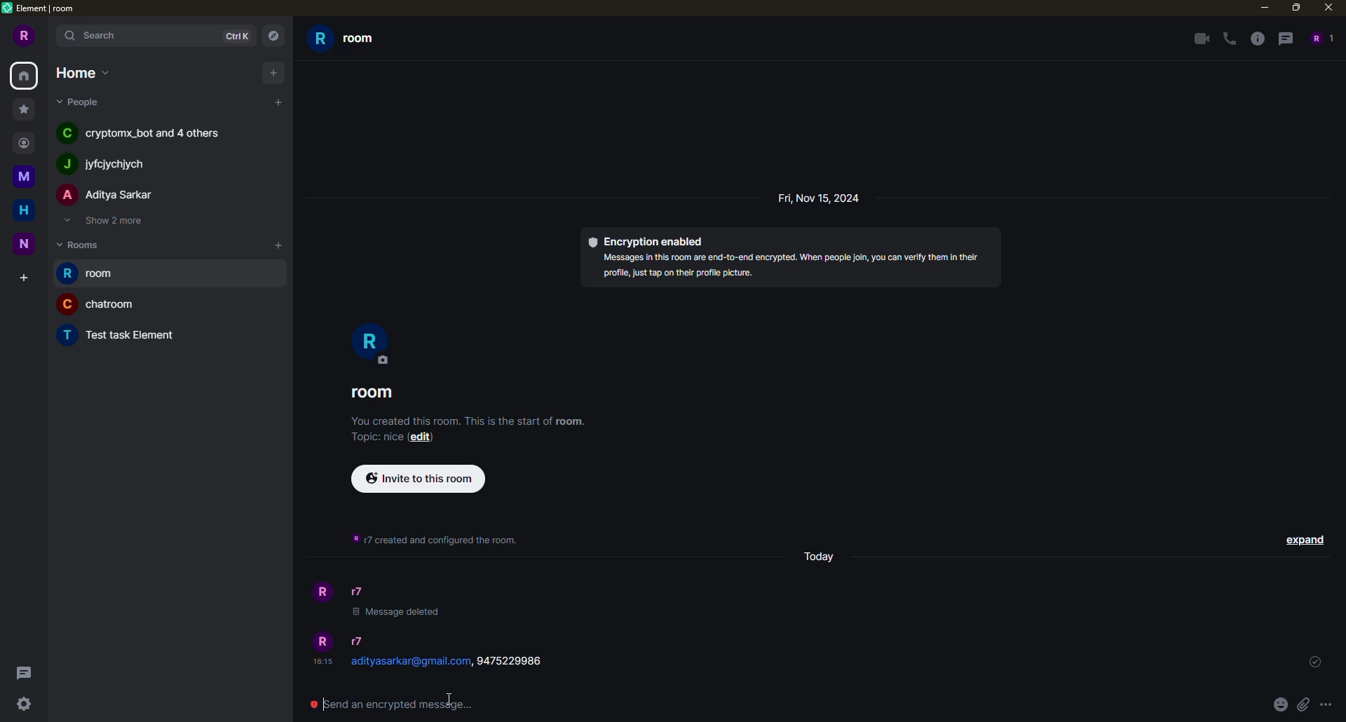 This screenshot has height=722, width=1346. What do you see at coordinates (276, 245) in the screenshot?
I see `add` at bounding box center [276, 245].